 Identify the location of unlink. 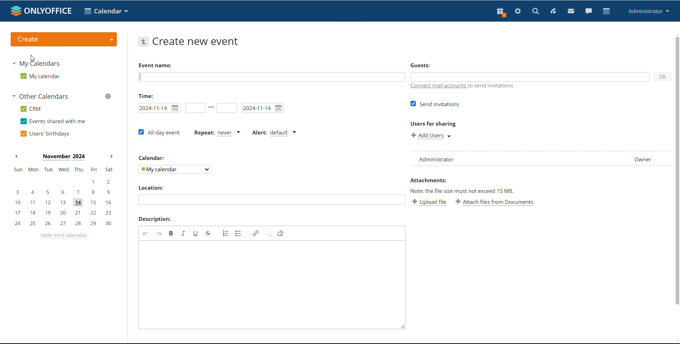
(268, 233).